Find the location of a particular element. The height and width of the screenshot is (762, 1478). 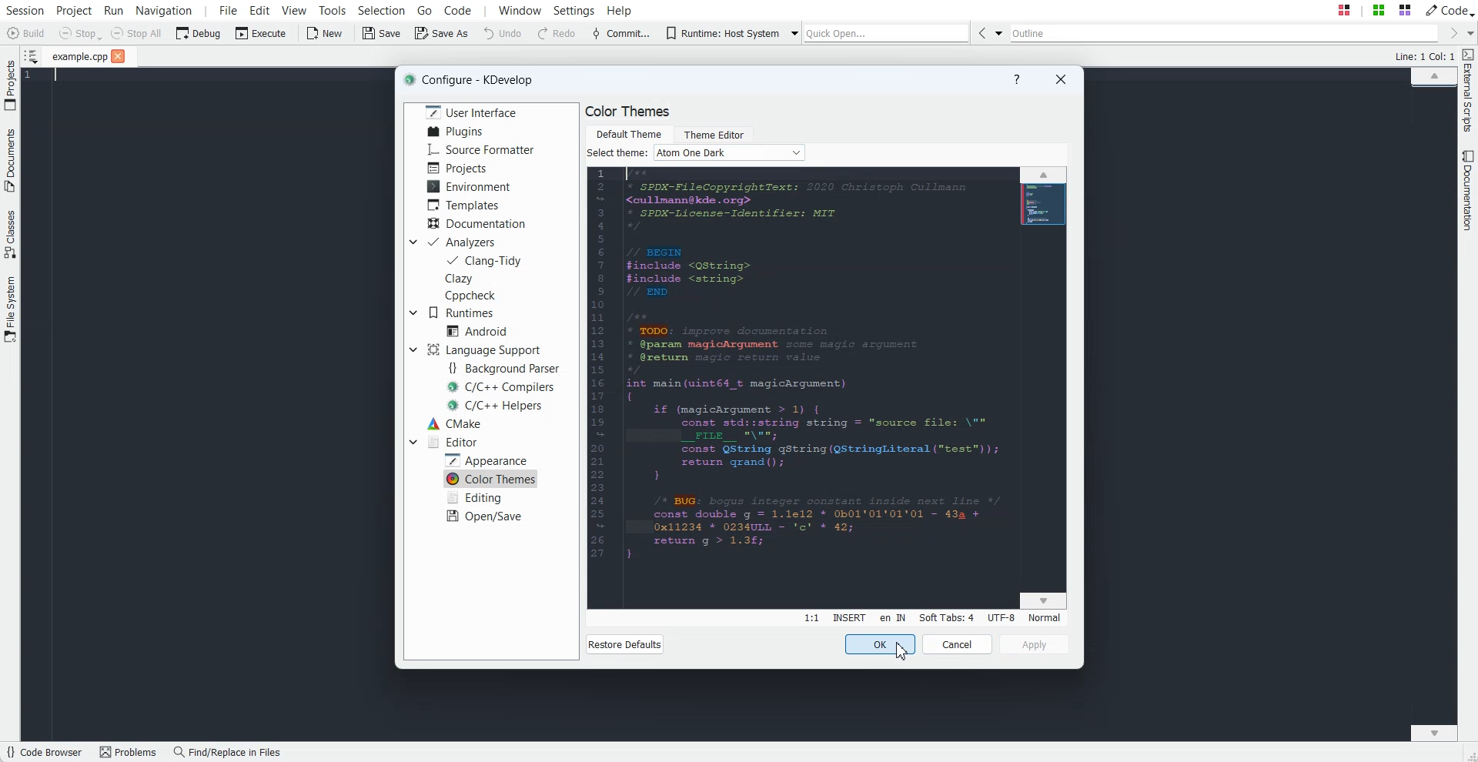

Text is located at coordinates (475, 80).